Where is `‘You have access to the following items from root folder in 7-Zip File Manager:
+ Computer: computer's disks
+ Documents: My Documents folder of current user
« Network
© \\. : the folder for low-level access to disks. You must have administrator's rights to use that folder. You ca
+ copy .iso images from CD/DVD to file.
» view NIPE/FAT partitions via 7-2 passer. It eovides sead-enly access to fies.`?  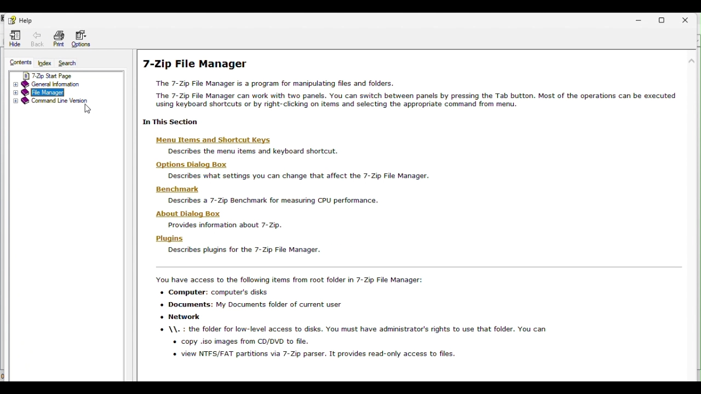 ‘You have access to the following items from root folder in 7-Zip File Manager:
+ Computer: computer's disks
+ Documents: My Documents folder of current user
« Network
© \\. : the folder for low-level access to disks. You must have administrator's rights to use that folder. You ca
+ copy .iso images from CD/DVD to file.
» view NIPE/FAT partitions via 7-2 passer. It eovides sead-enly access to fies. is located at coordinates (348, 317).